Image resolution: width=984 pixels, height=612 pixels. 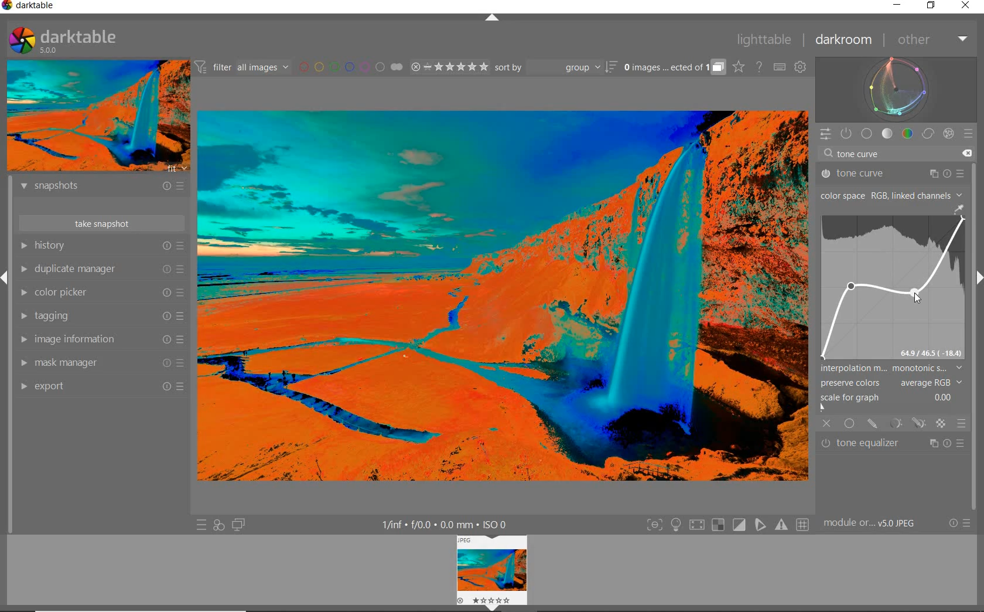 I want to click on IMAGE PREVIEW, so click(x=97, y=116).